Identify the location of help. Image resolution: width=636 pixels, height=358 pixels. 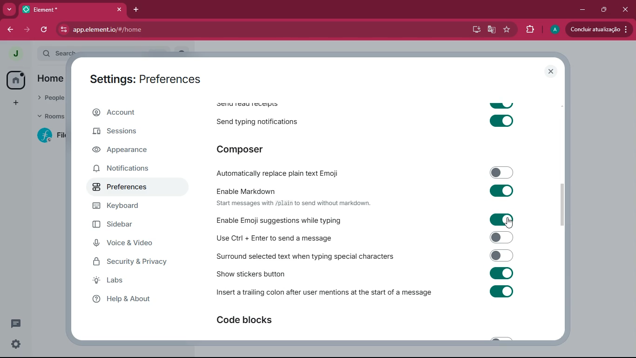
(129, 299).